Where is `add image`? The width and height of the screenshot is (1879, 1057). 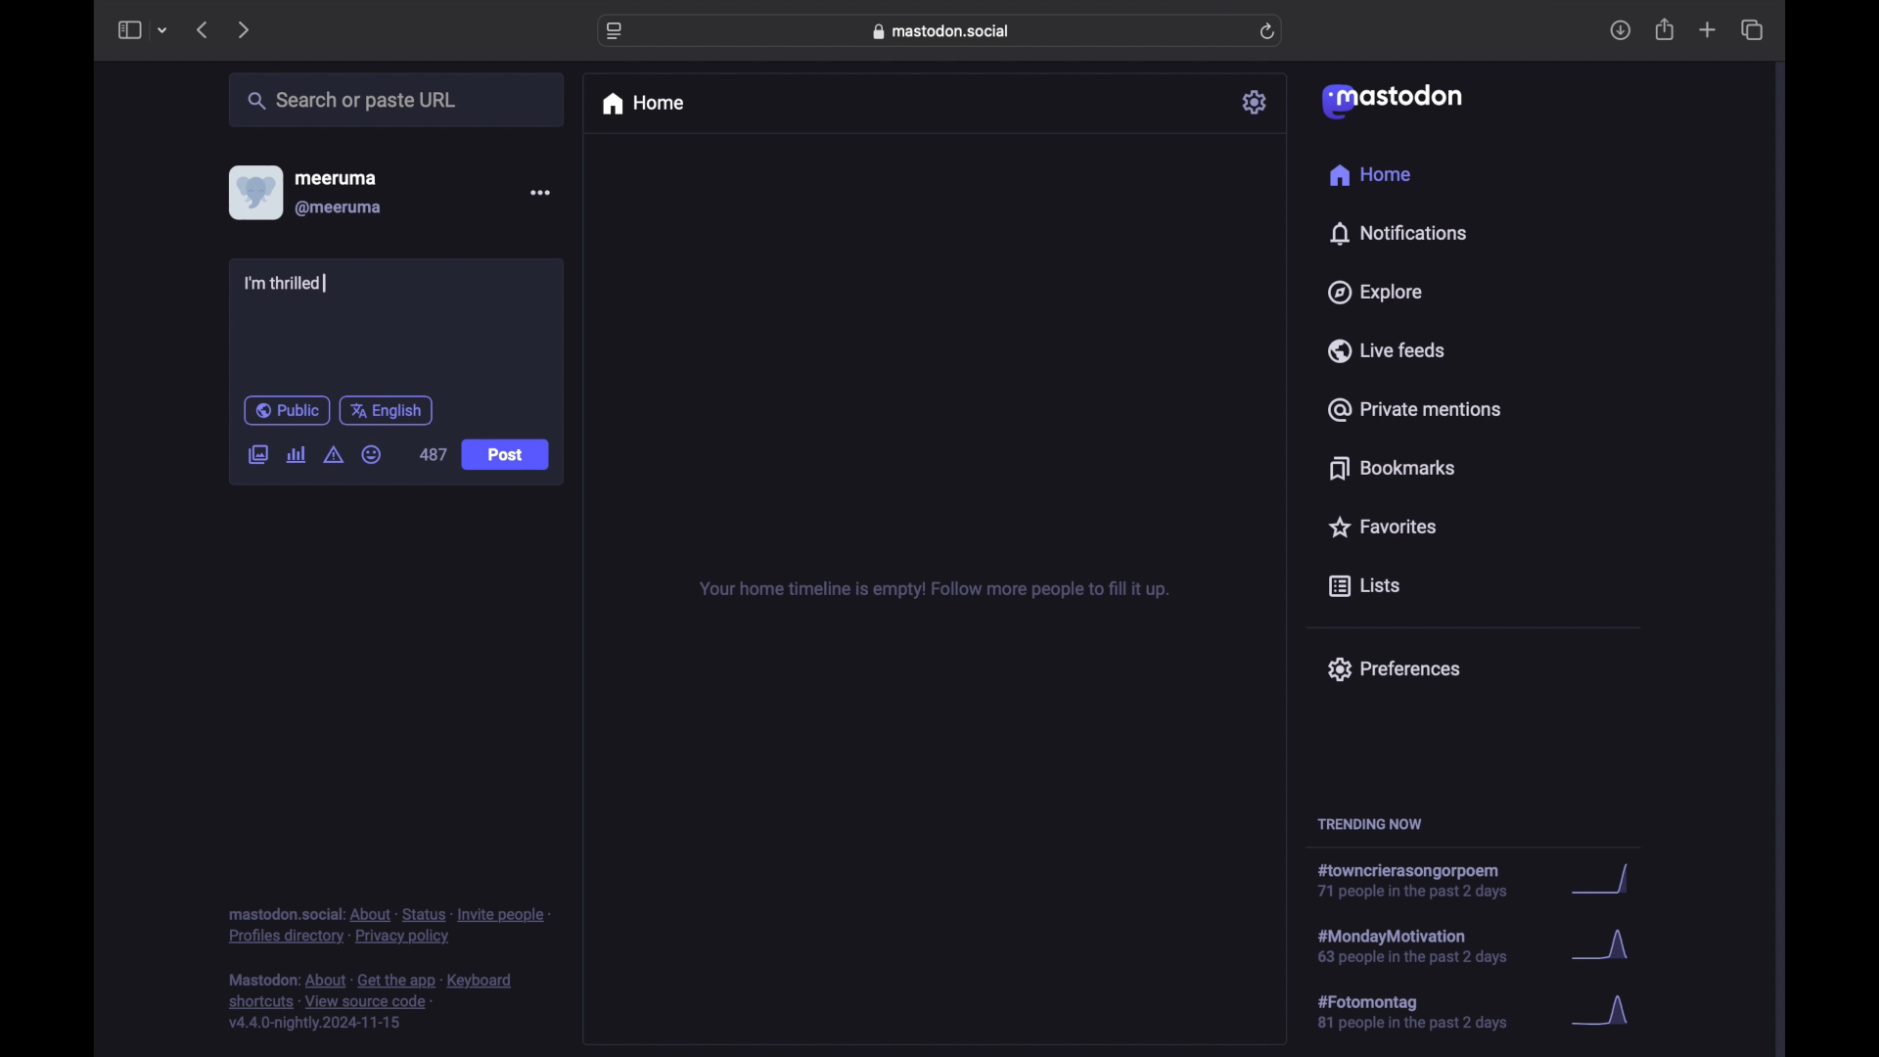
add image is located at coordinates (257, 456).